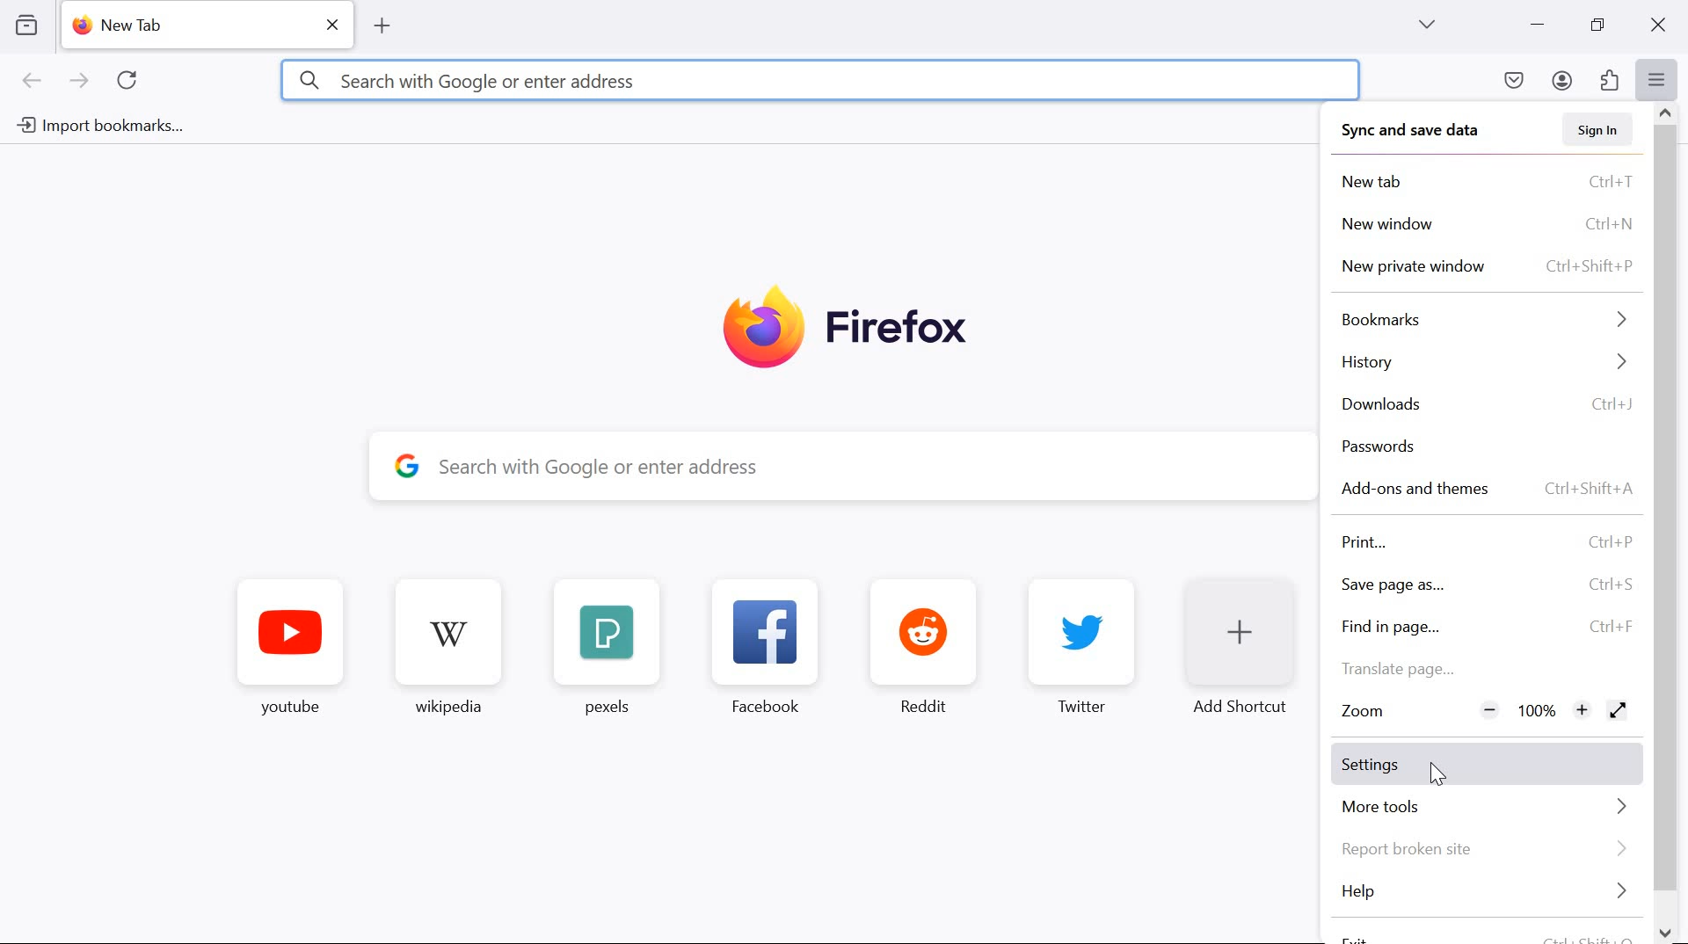  Describe the element at coordinates (848, 326) in the screenshot. I see `Firefox logo` at that location.